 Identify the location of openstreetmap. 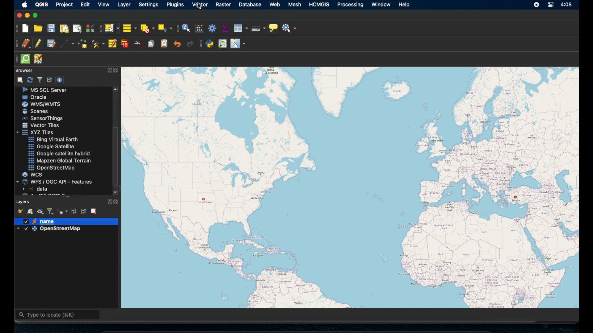
(354, 189).